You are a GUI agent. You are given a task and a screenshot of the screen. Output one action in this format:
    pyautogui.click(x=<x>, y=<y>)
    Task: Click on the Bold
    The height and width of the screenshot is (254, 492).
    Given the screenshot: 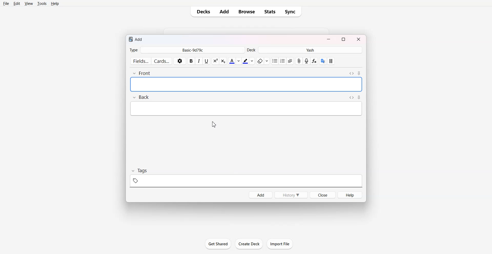 What is the action you would take?
    pyautogui.click(x=191, y=61)
    